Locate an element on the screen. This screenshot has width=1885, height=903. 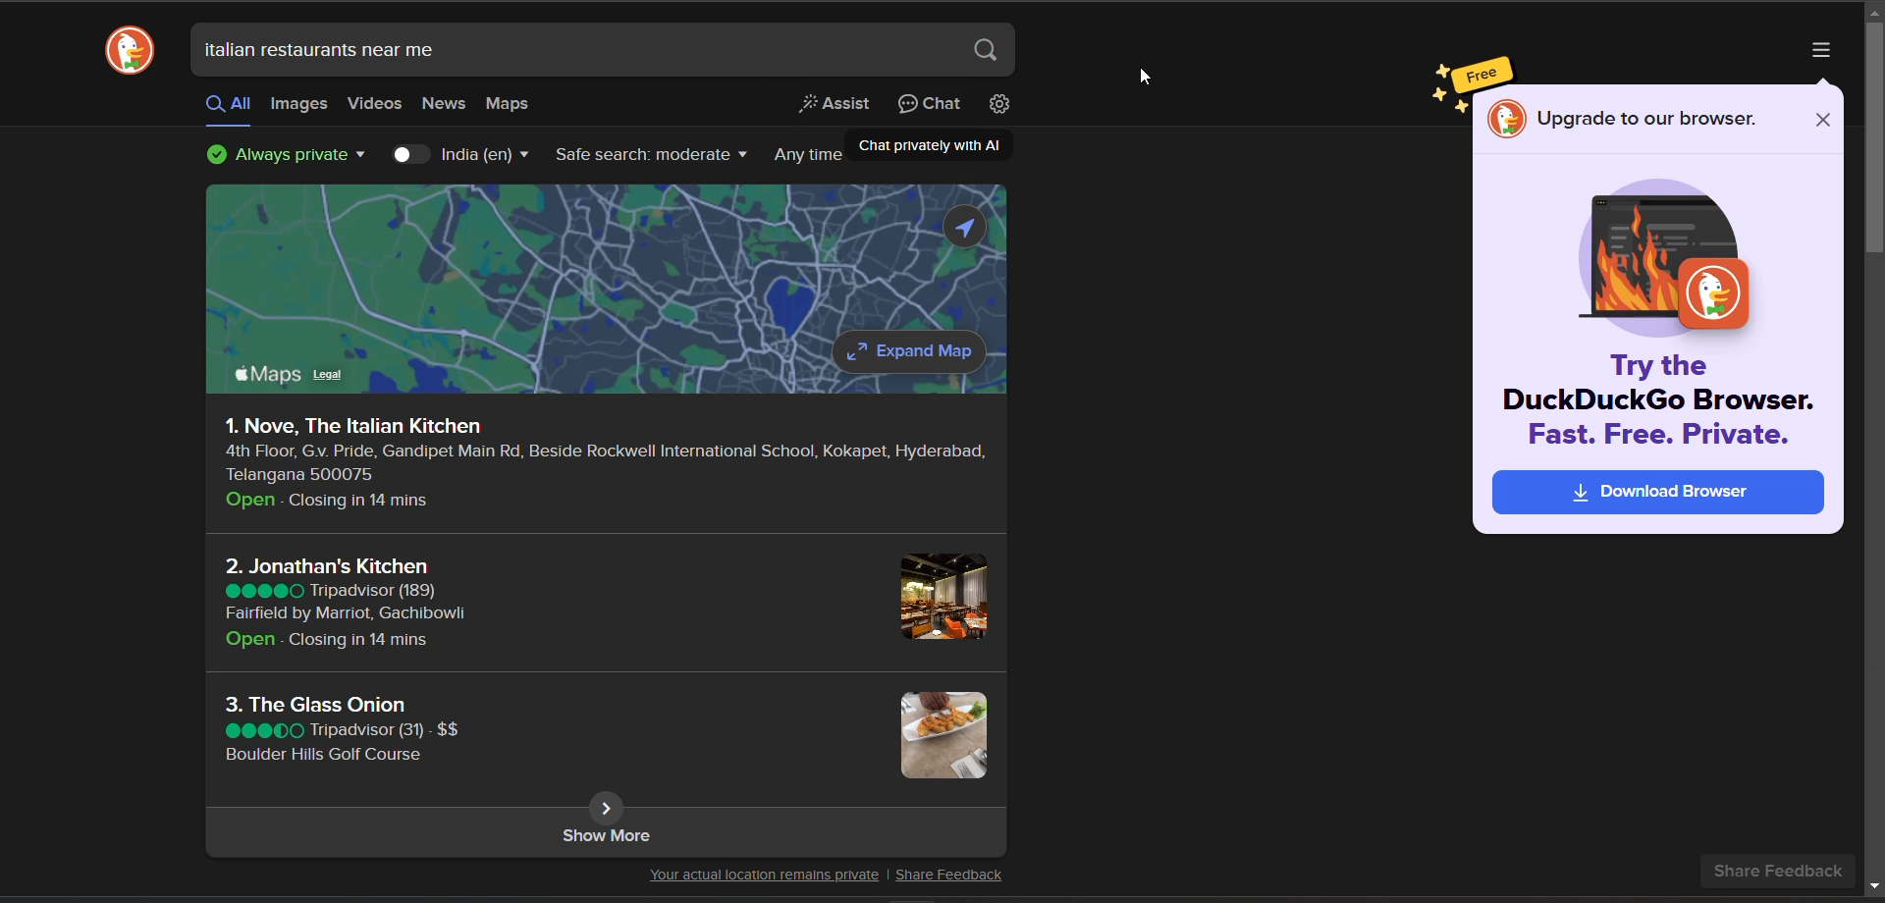
Boulder Hills Golf Course is located at coordinates (324, 755).